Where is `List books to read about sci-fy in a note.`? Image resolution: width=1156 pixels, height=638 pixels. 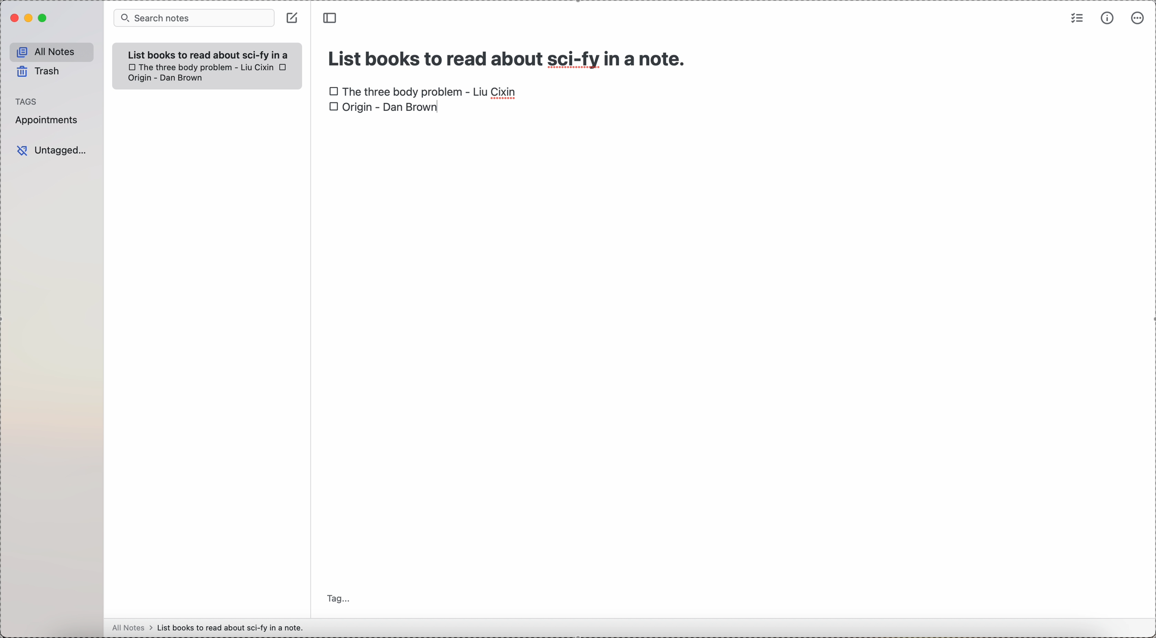 List books to read about sci-fy in a note. is located at coordinates (212, 53).